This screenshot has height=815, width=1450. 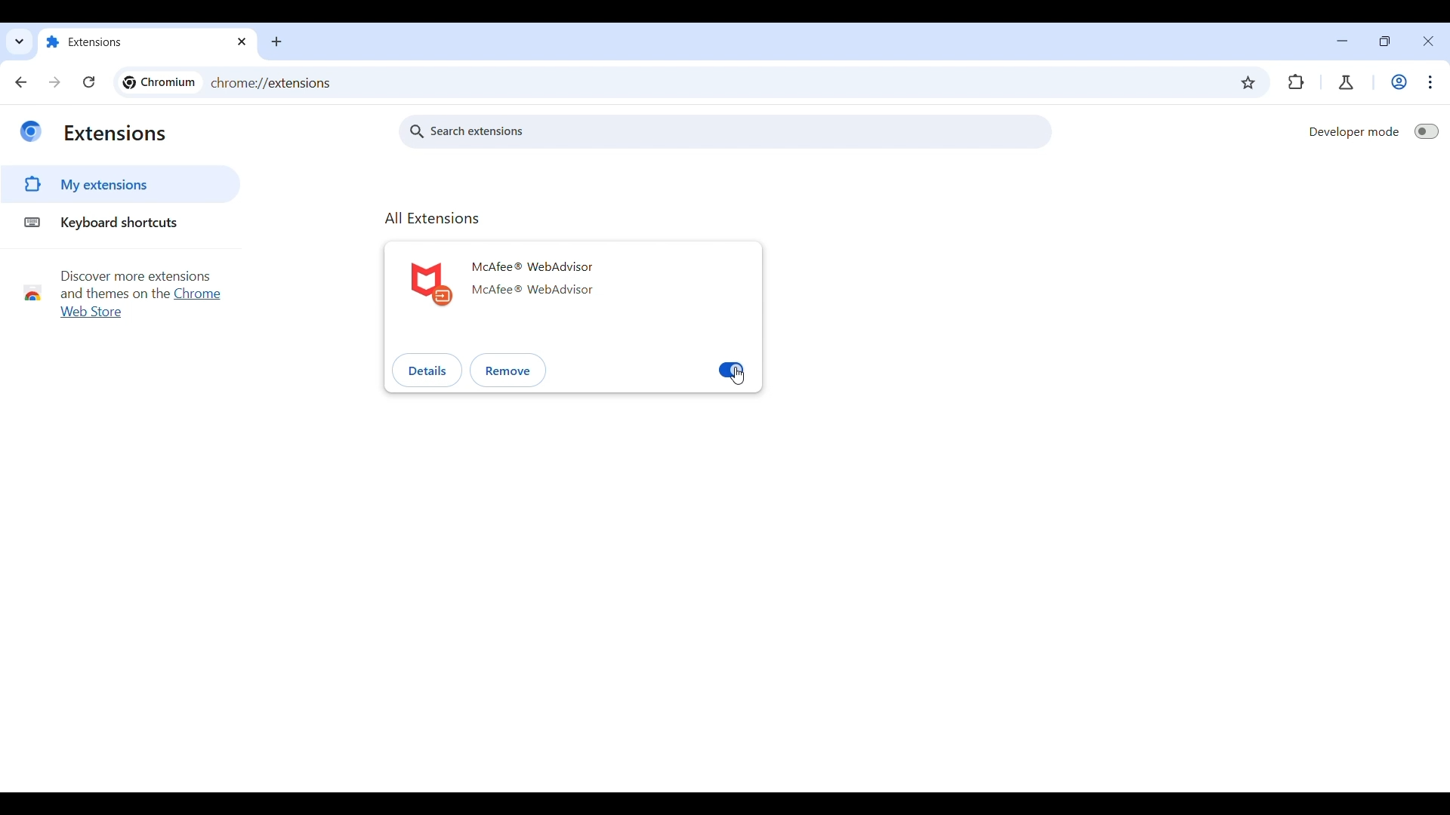 What do you see at coordinates (89, 81) in the screenshot?
I see `Reload page` at bounding box center [89, 81].